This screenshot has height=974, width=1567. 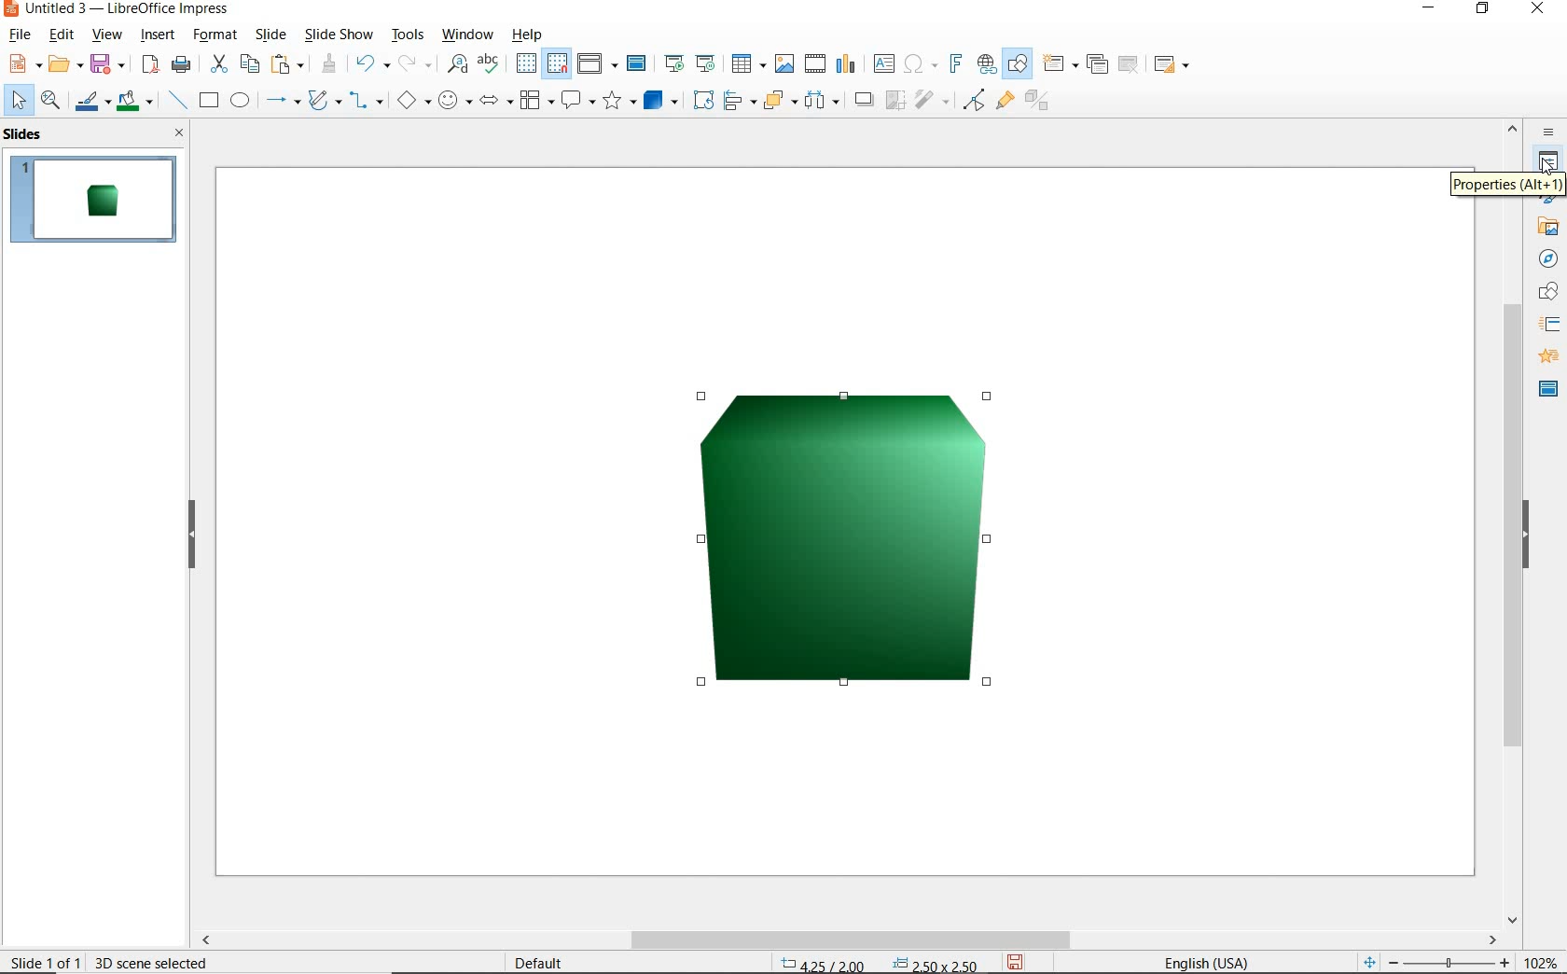 I want to click on open, so click(x=64, y=64).